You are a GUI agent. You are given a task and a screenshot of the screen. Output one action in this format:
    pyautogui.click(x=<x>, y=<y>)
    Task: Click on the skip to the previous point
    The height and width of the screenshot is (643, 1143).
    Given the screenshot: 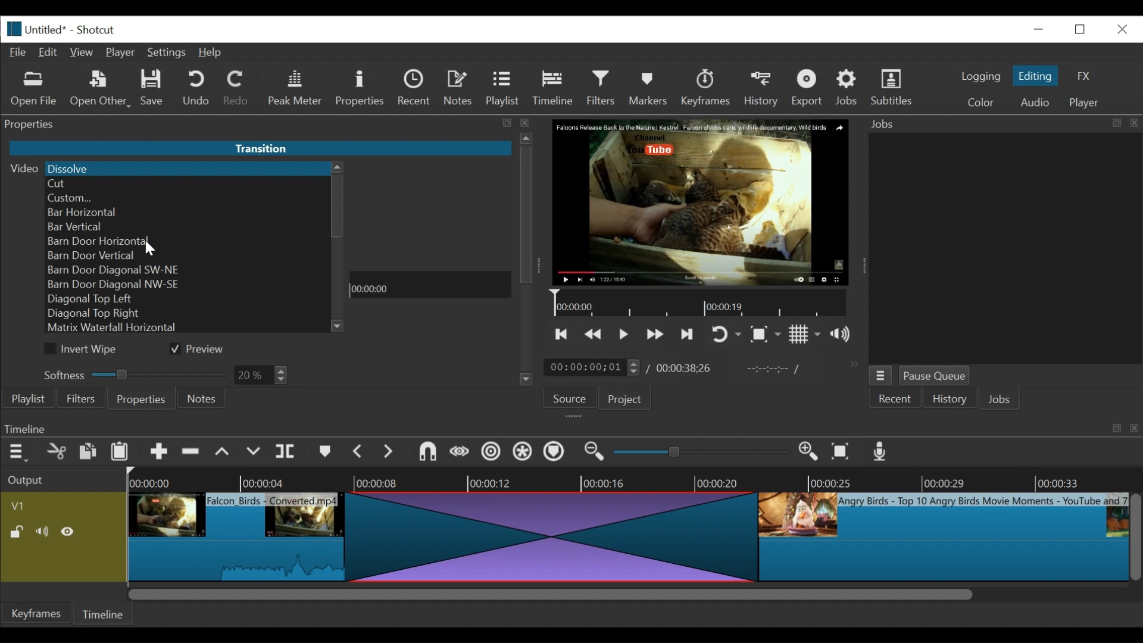 What is the action you would take?
    pyautogui.click(x=561, y=335)
    